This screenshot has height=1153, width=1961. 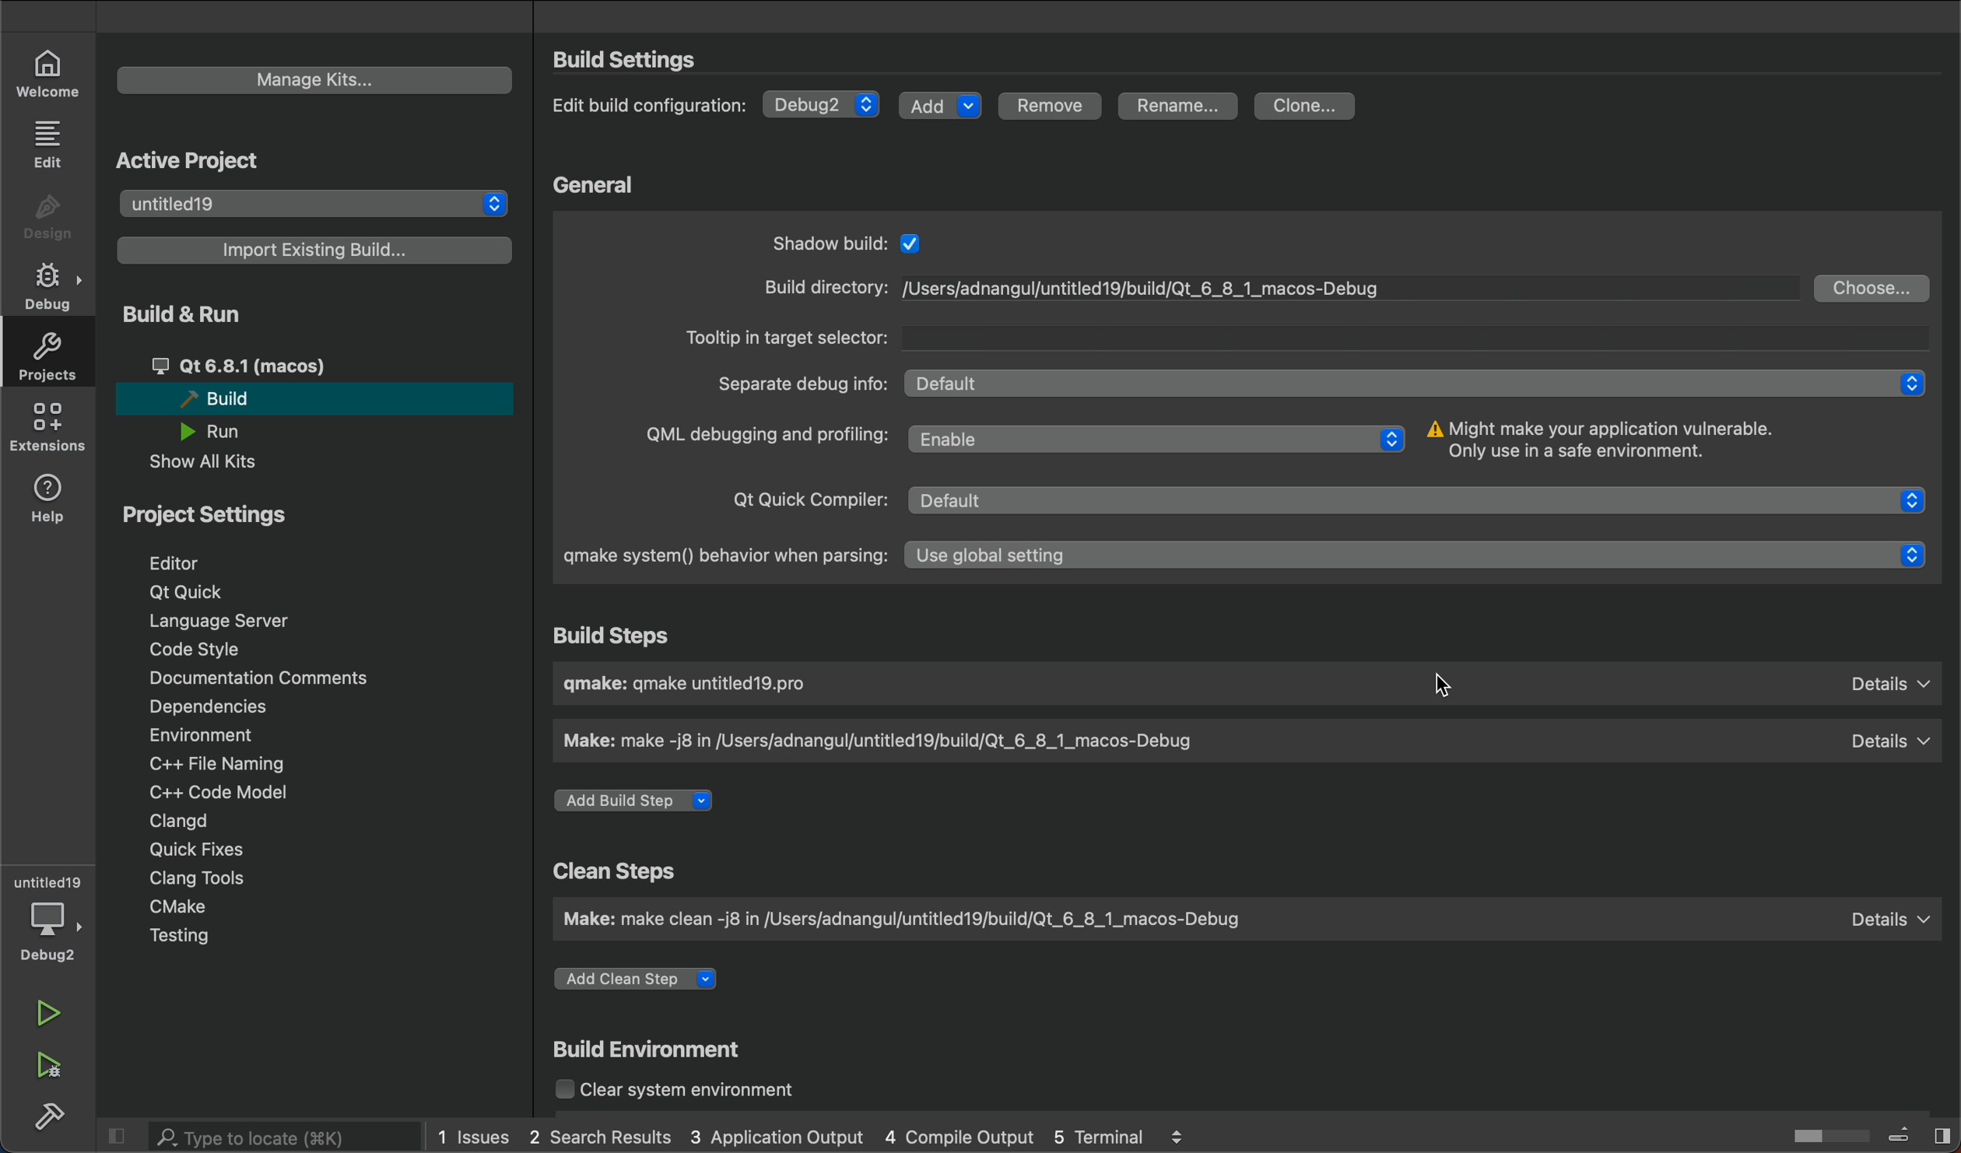 What do you see at coordinates (1882, 923) in the screenshot?
I see `default` at bounding box center [1882, 923].